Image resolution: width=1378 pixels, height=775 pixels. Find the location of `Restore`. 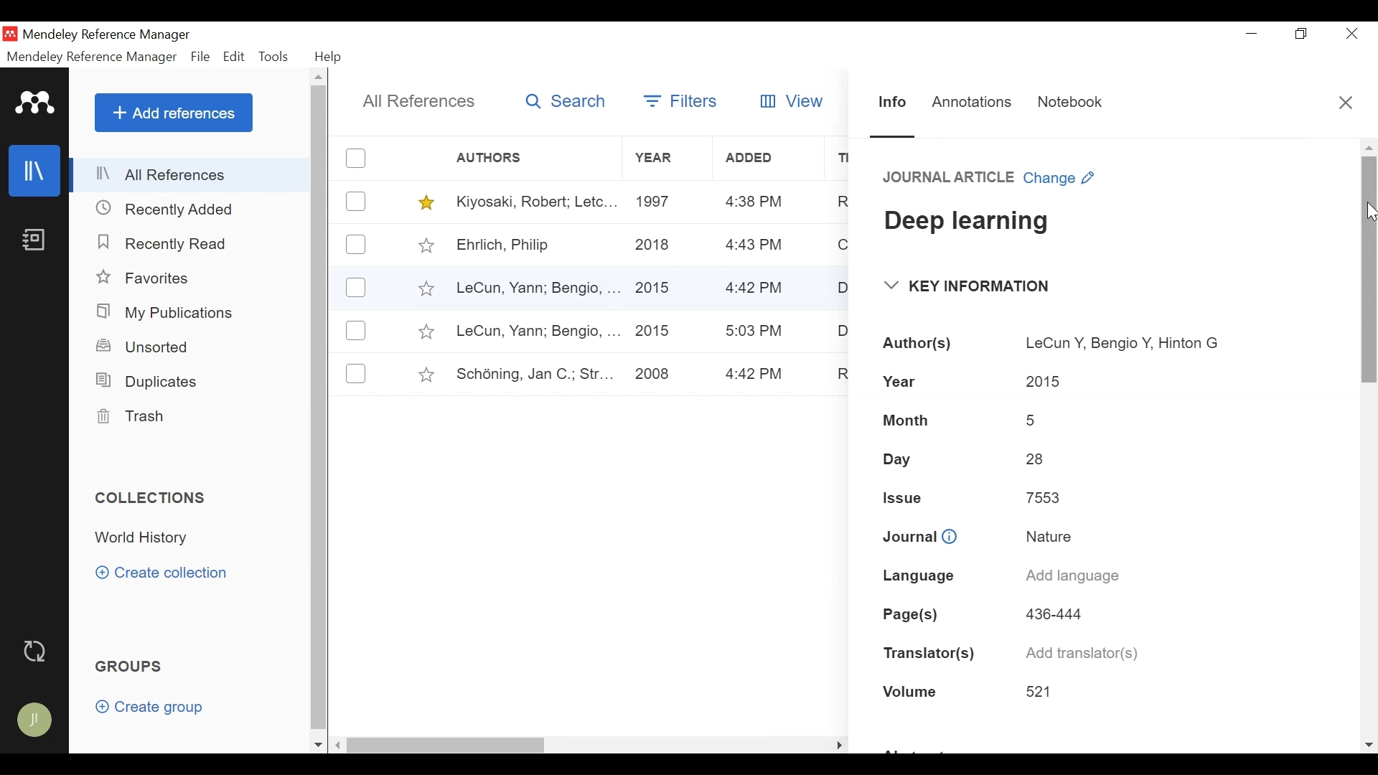

Restore is located at coordinates (1303, 34).